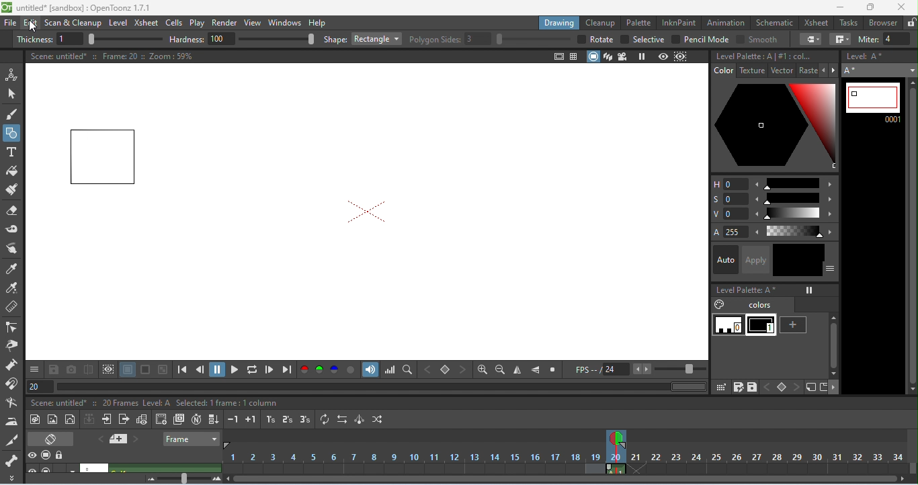 This screenshot has height=485, width=918. What do you see at coordinates (40, 385) in the screenshot?
I see `frame` at bounding box center [40, 385].